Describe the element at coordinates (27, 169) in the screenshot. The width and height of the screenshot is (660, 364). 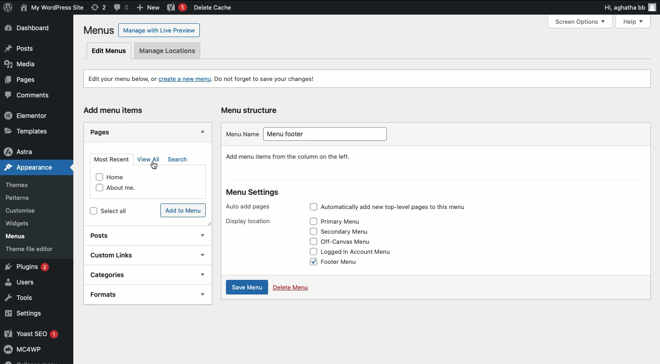
I see `Appearance` at that location.